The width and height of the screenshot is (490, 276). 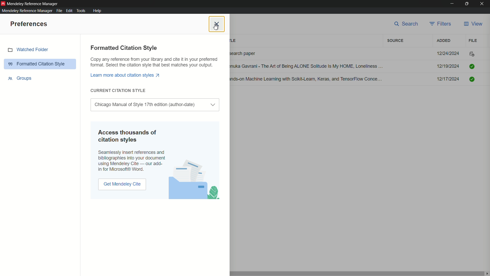 What do you see at coordinates (123, 184) in the screenshot?
I see `get mendeley cite` at bounding box center [123, 184].